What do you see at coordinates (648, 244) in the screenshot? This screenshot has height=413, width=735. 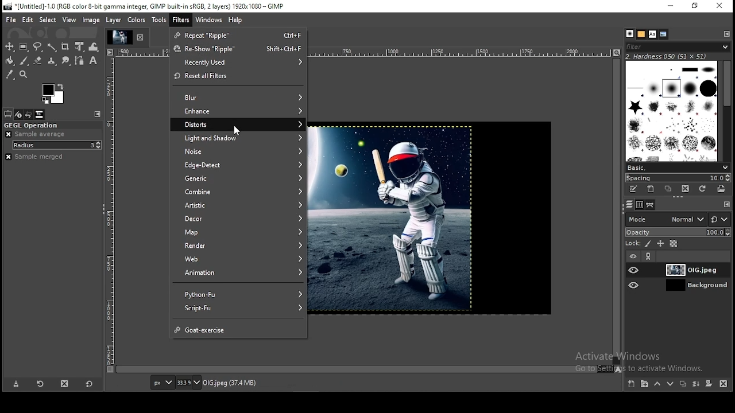 I see `lock pixel` at bounding box center [648, 244].